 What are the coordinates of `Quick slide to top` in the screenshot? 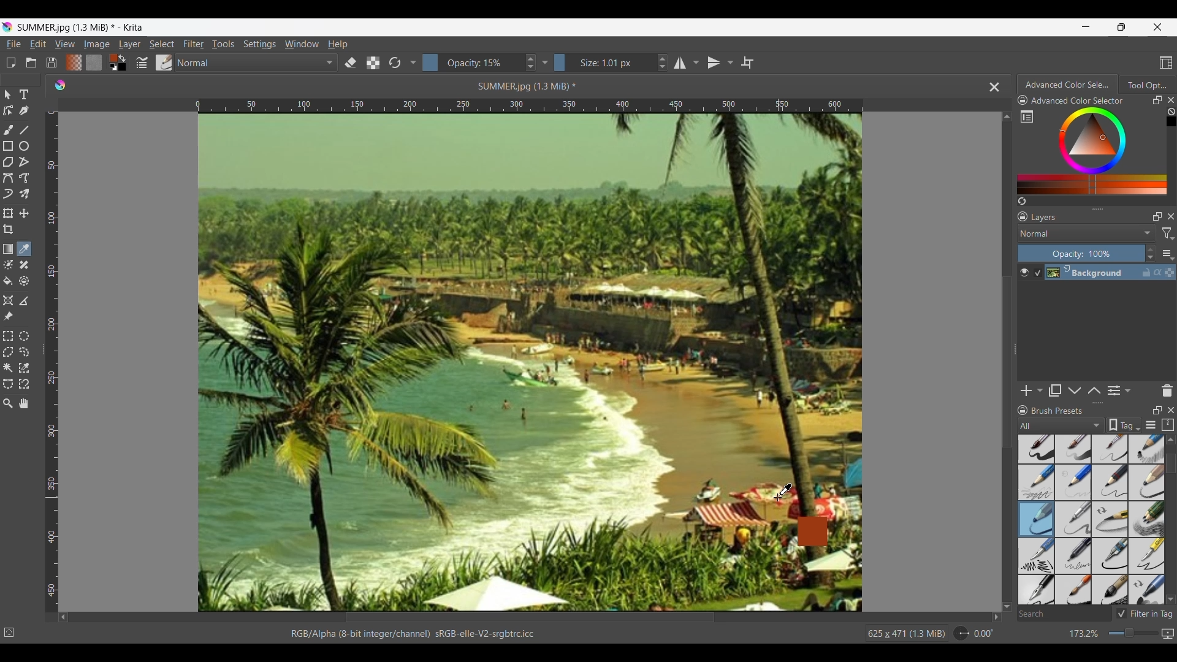 It's located at (1170, 439).